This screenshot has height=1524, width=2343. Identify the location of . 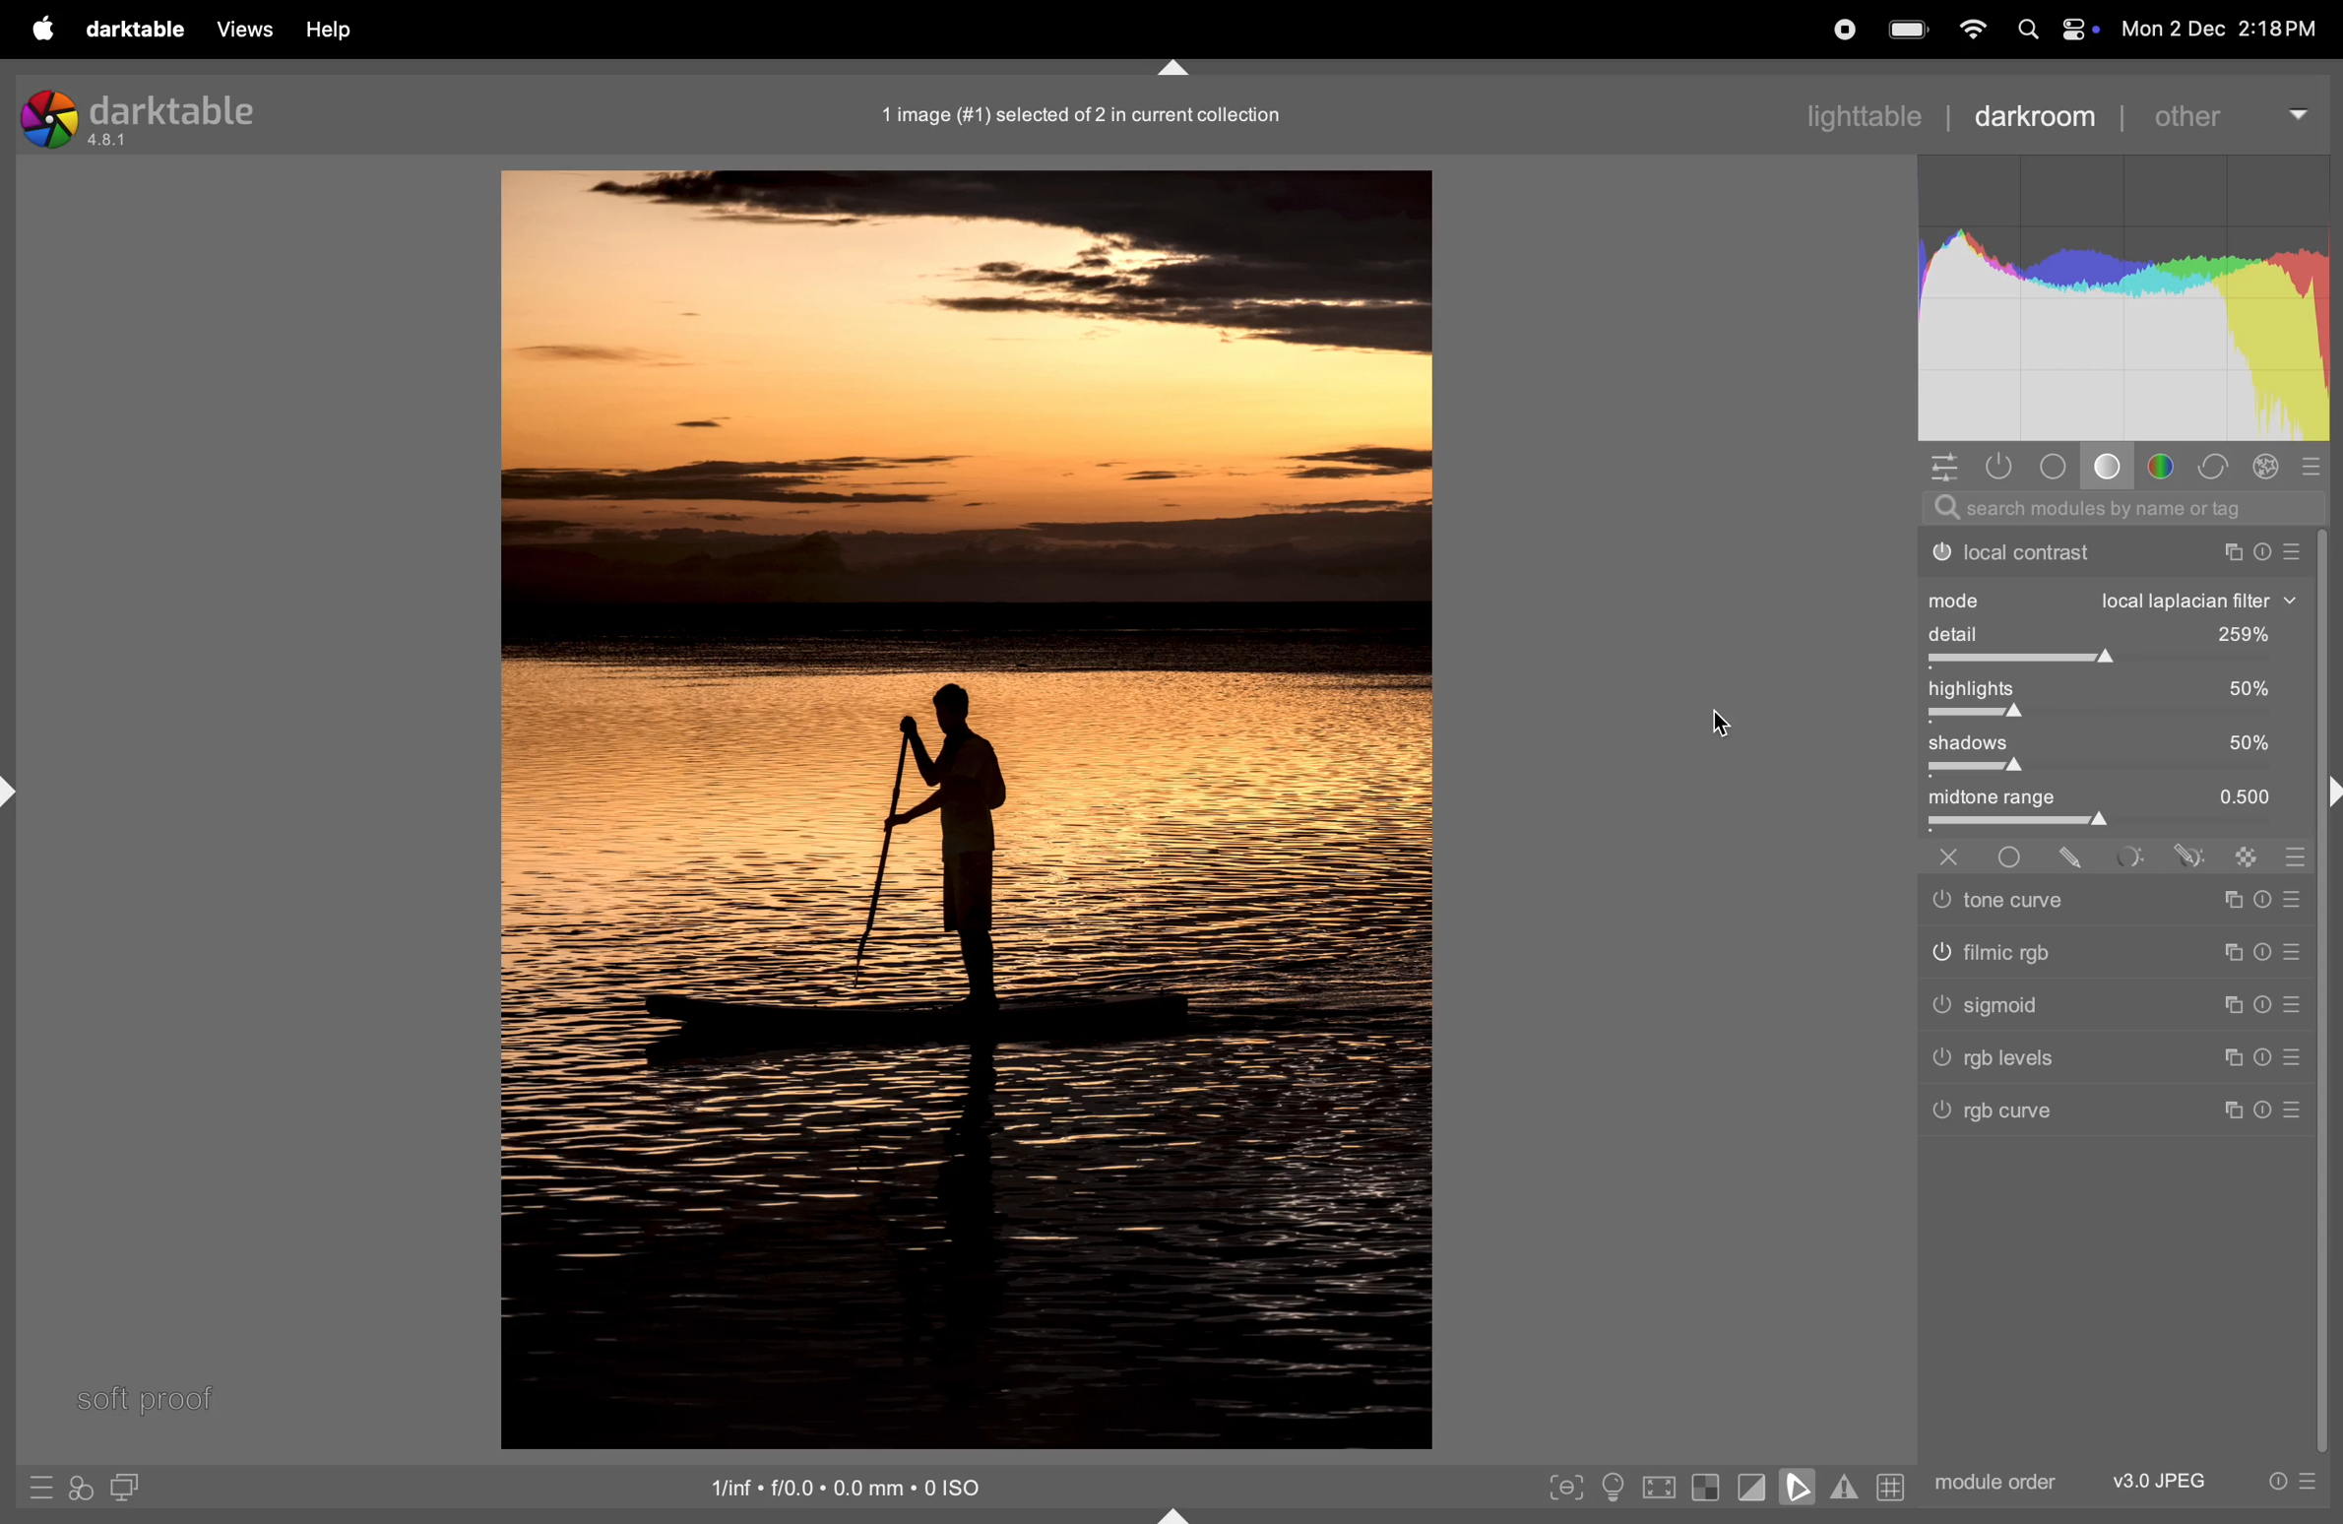
(2267, 1111).